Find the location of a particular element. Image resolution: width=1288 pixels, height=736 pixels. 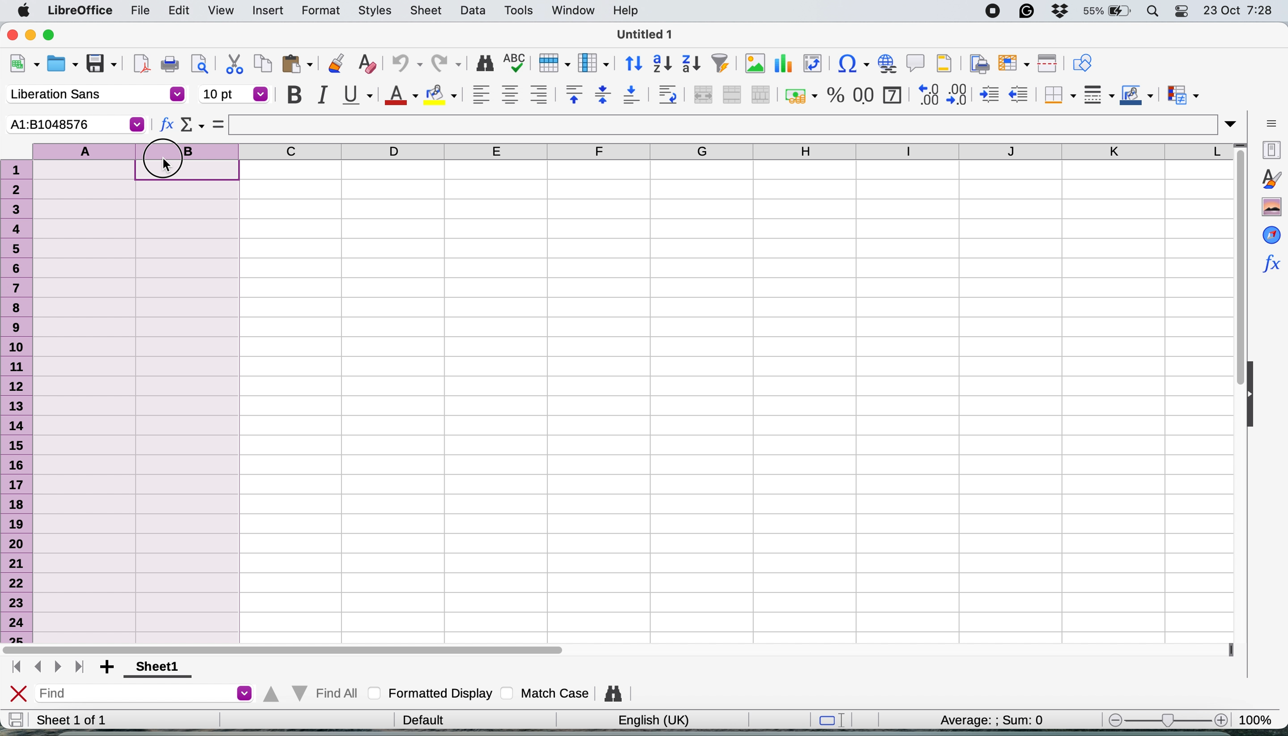

insert hyperlink is located at coordinates (887, 64).